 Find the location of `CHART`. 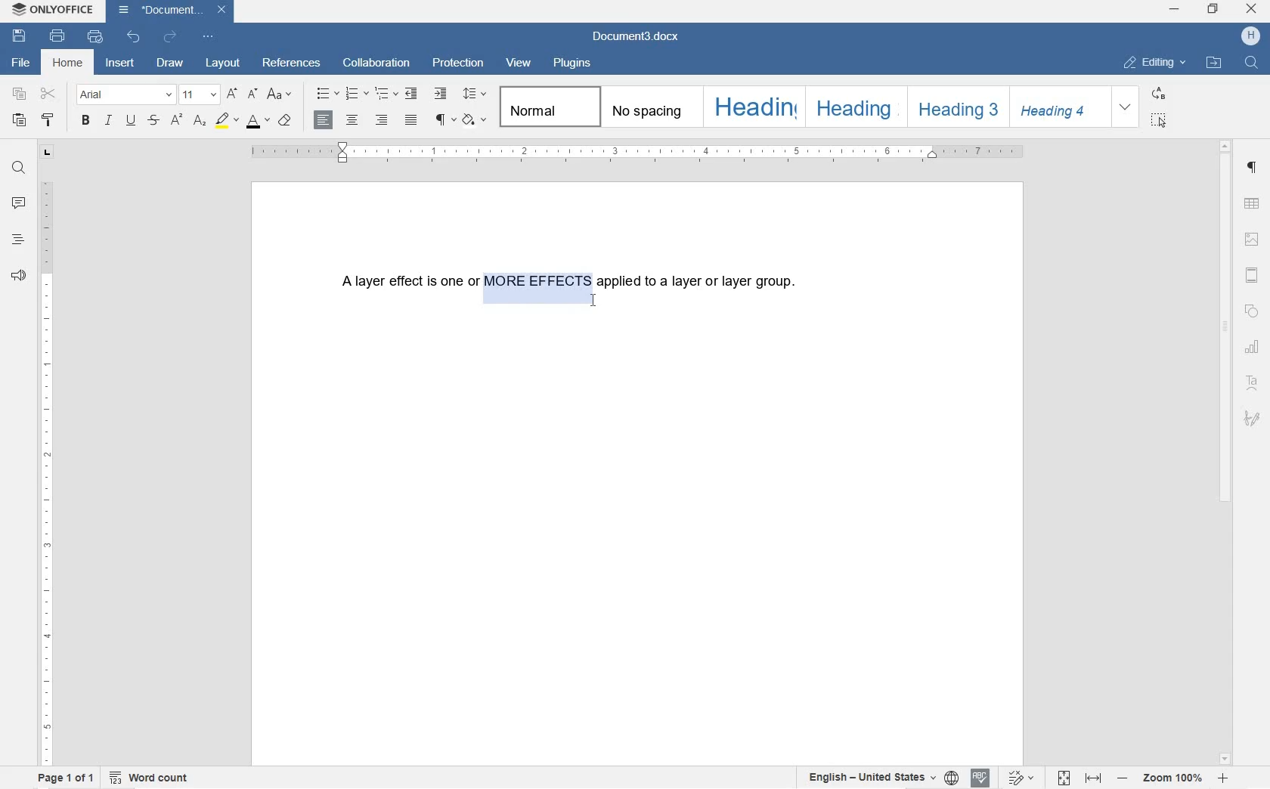

CHART is located at coordinates (1254, 347).